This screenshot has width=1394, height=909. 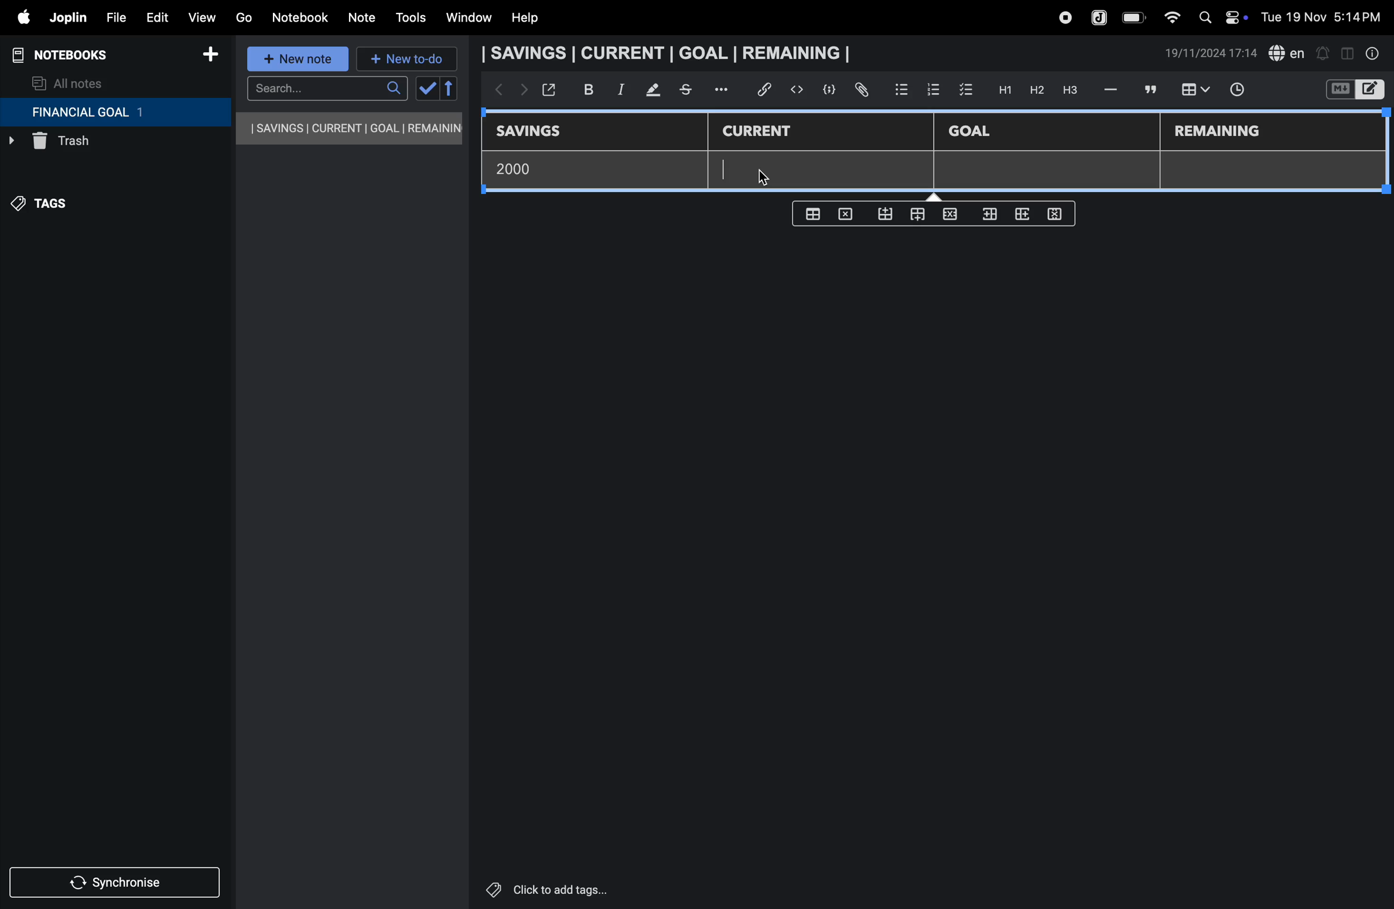 What do you see at coordinates (1036, 90) in the screenshot?
I see `h2` at bounding box center [1036, 90].